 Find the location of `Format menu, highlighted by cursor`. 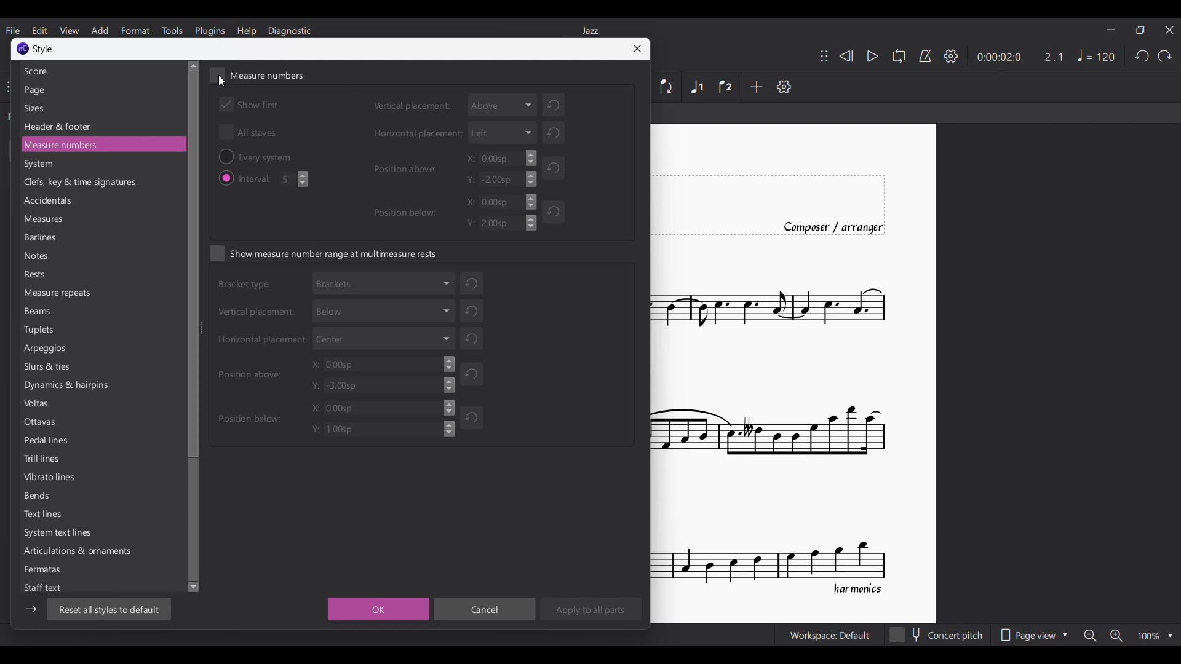

Format menu, highlighted by cursor is located at coordinates (135, 30).